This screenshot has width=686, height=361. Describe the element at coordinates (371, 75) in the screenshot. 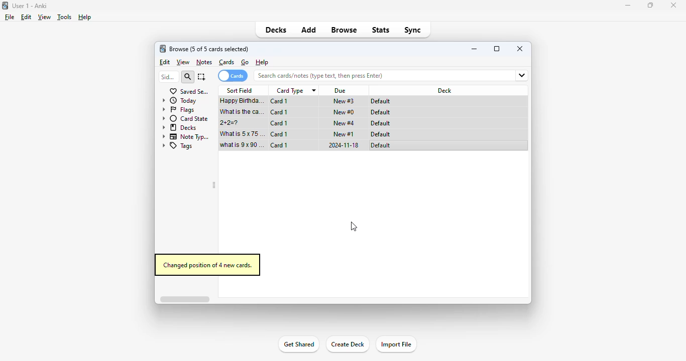

I see `search bar` at that location.